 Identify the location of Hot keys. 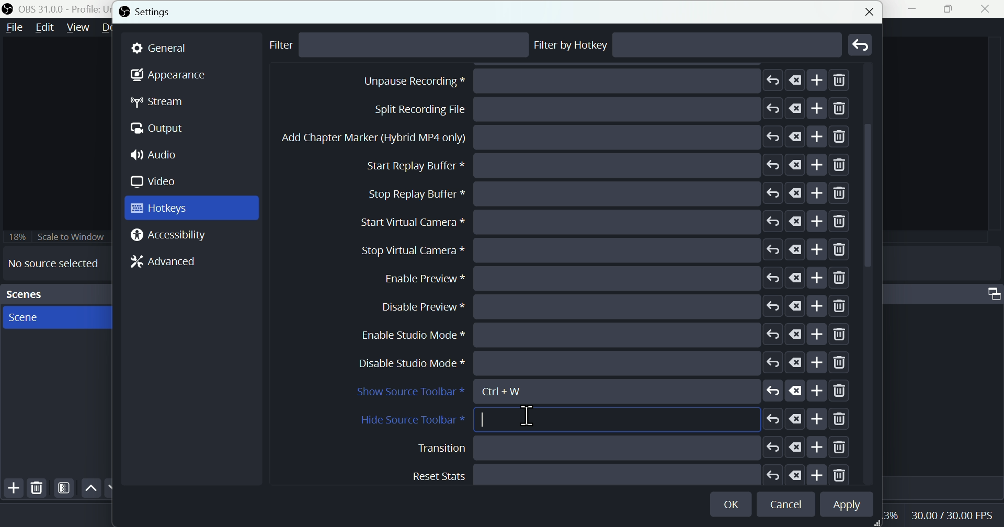
(191, 208).